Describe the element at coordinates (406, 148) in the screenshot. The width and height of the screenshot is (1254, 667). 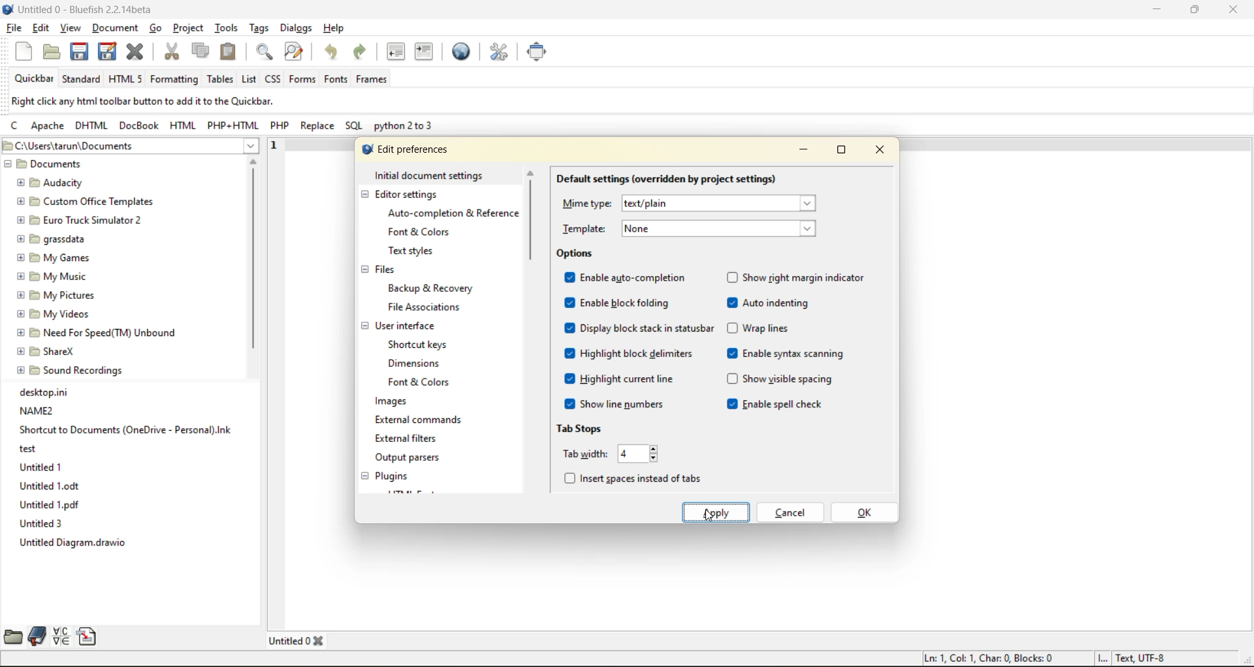
I see `edit preferences` at that location.